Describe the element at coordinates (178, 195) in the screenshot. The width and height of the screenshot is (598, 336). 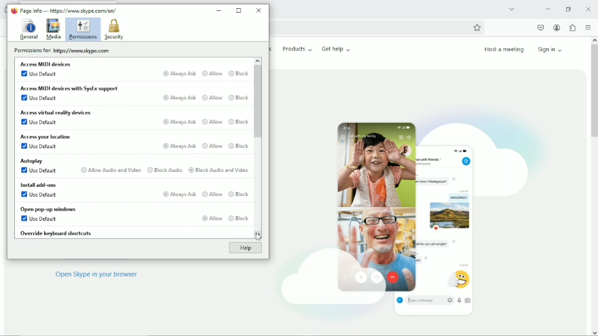
I see `Always ask` at that location.